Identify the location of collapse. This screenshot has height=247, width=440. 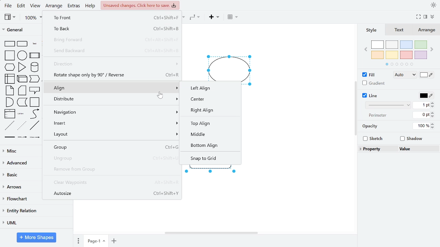
(432, 17).